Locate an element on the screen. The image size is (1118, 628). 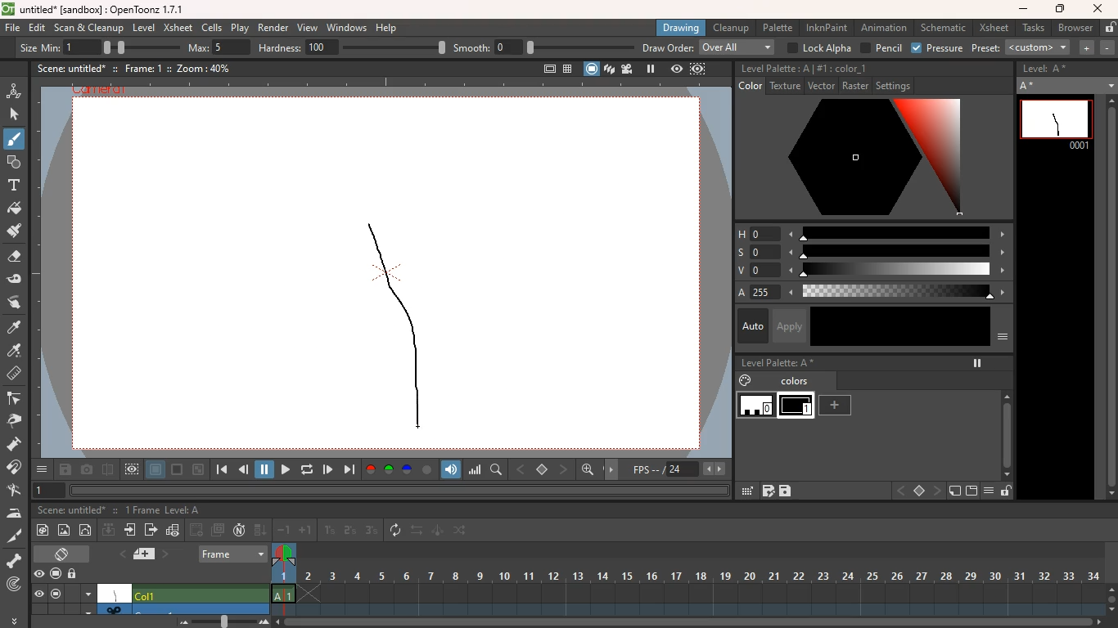
minimize is located at coordinates (198, 469).